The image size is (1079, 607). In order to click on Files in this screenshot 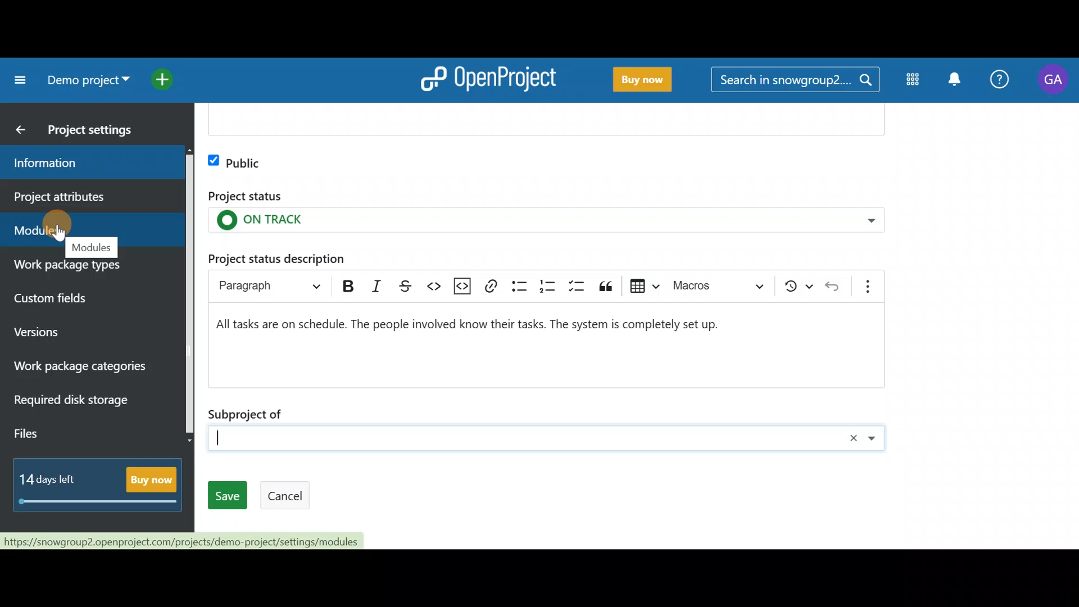, I will do `click(58, 436)`.